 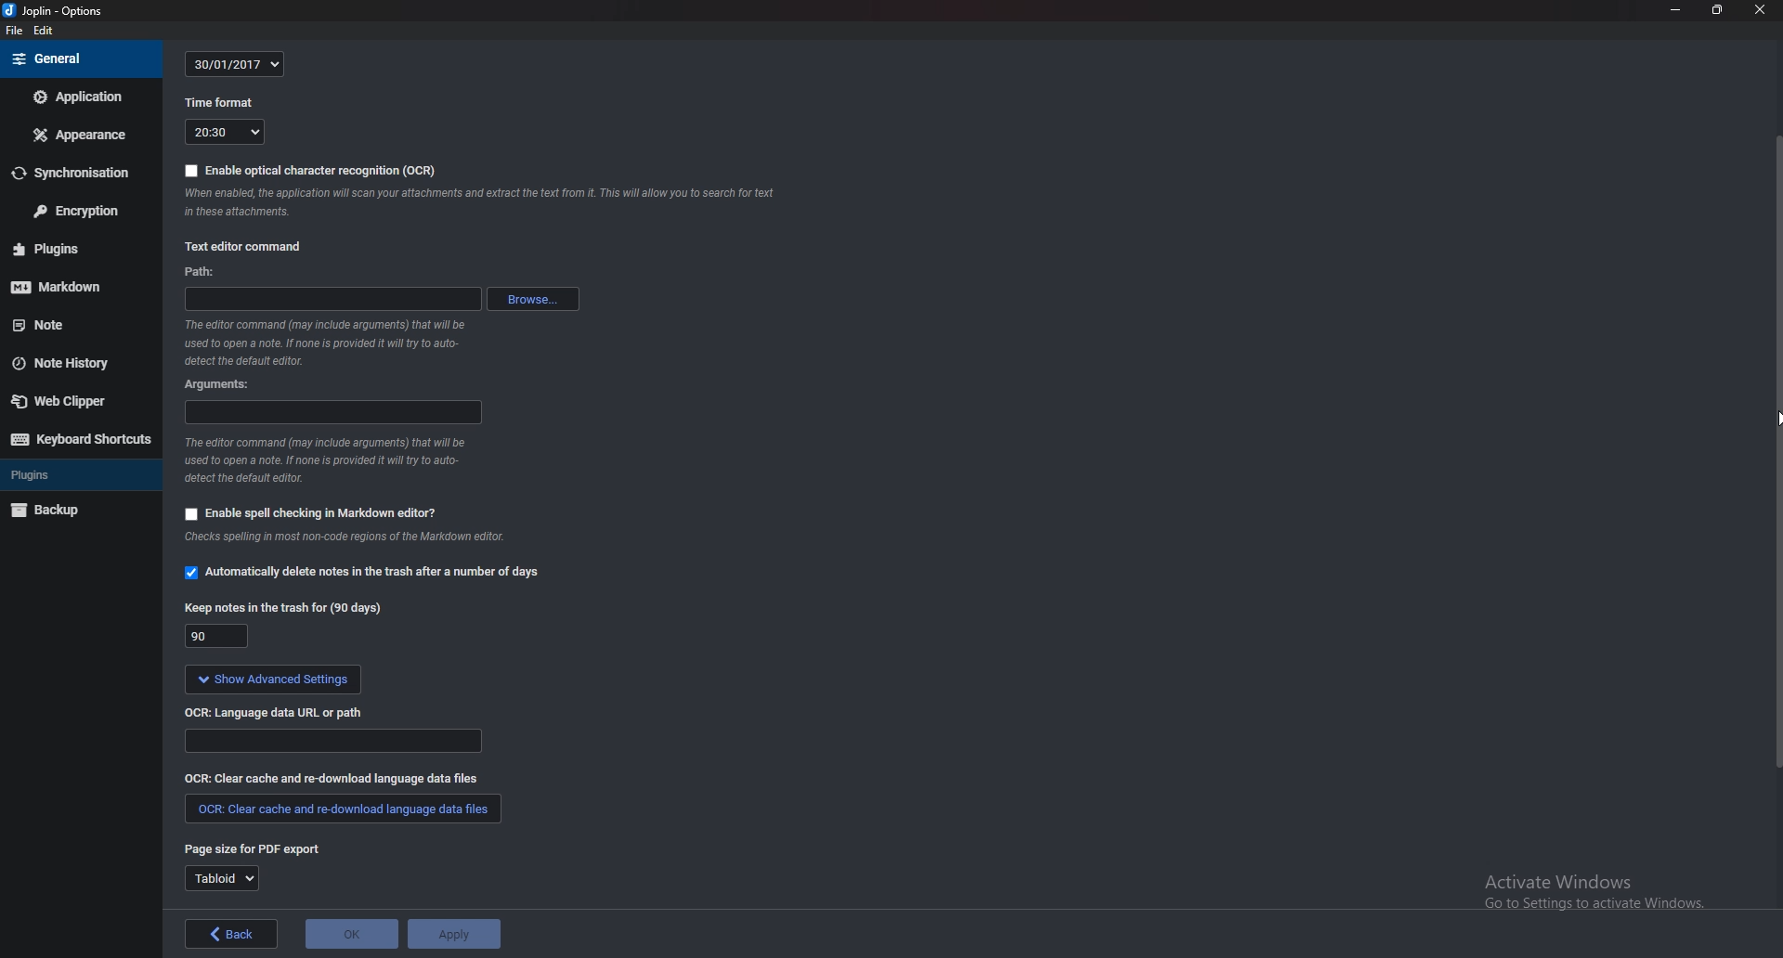 What do you see at coordinates (237, 64) in the screenshot?
I see `30/01/2017` at bounding box center [237, 64].